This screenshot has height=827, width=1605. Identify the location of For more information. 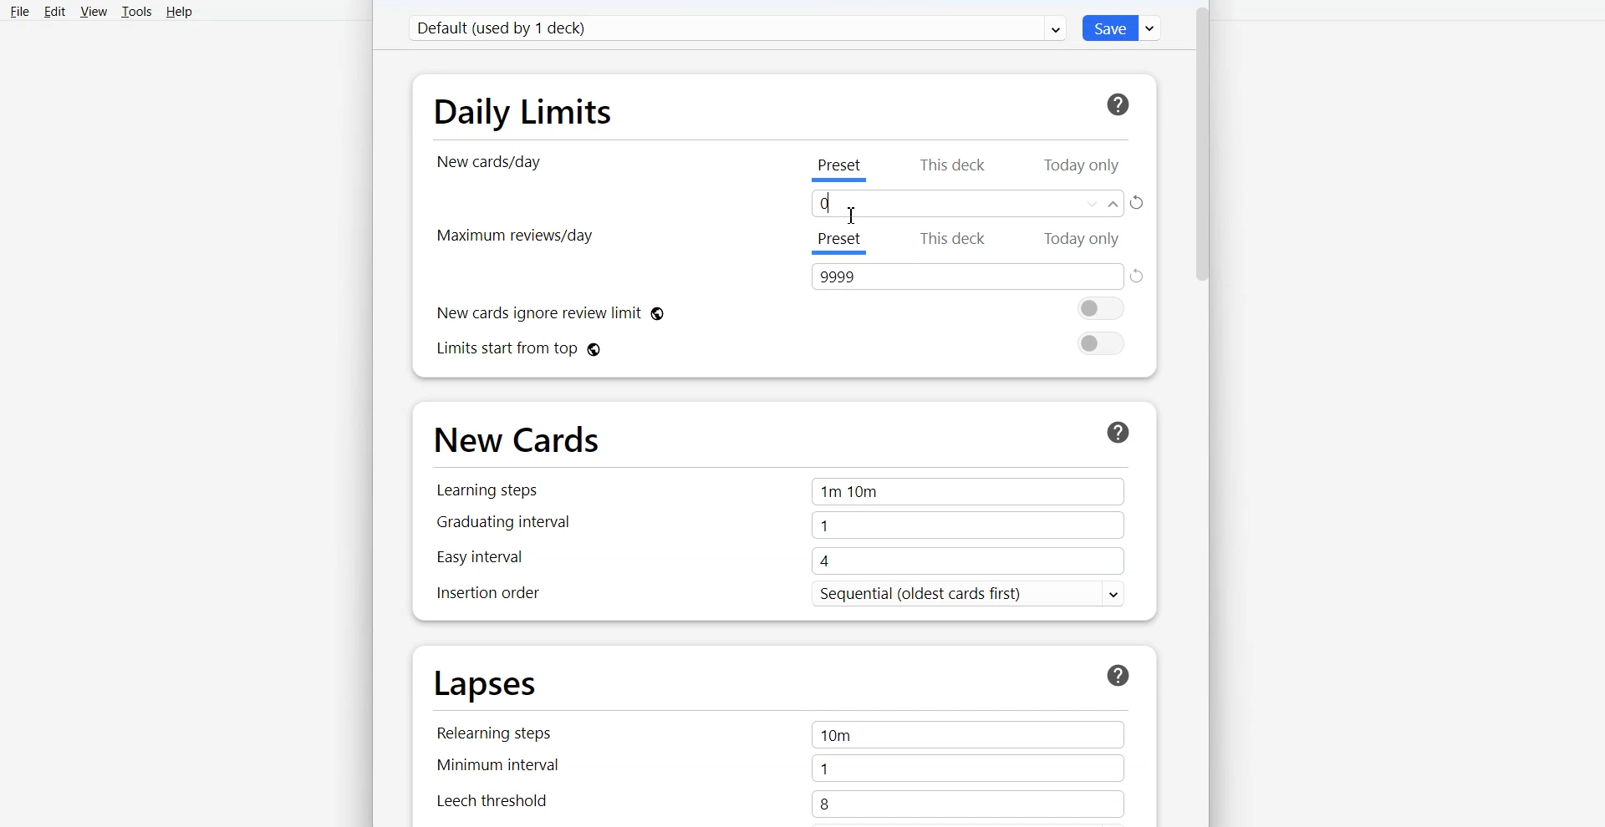
(1116, 102).